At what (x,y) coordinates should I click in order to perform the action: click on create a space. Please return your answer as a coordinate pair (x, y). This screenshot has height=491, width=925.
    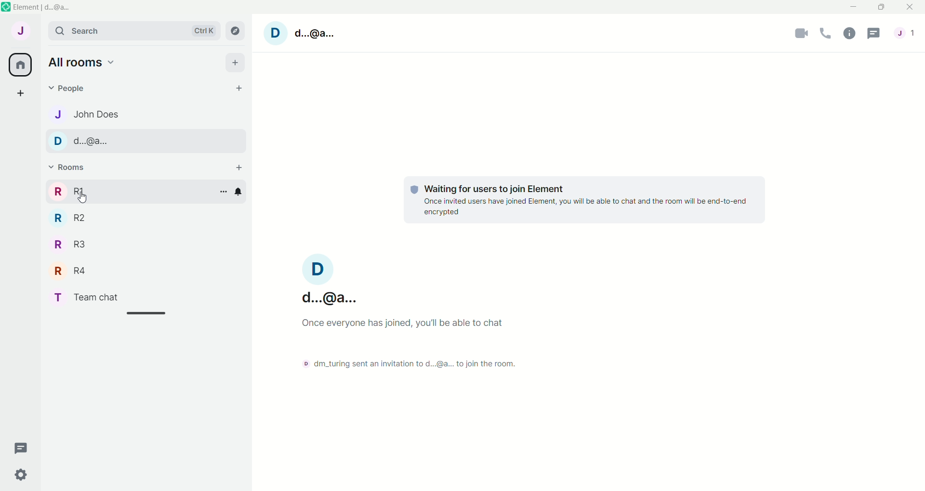
    Looking at the image, I should click on (24, 94).